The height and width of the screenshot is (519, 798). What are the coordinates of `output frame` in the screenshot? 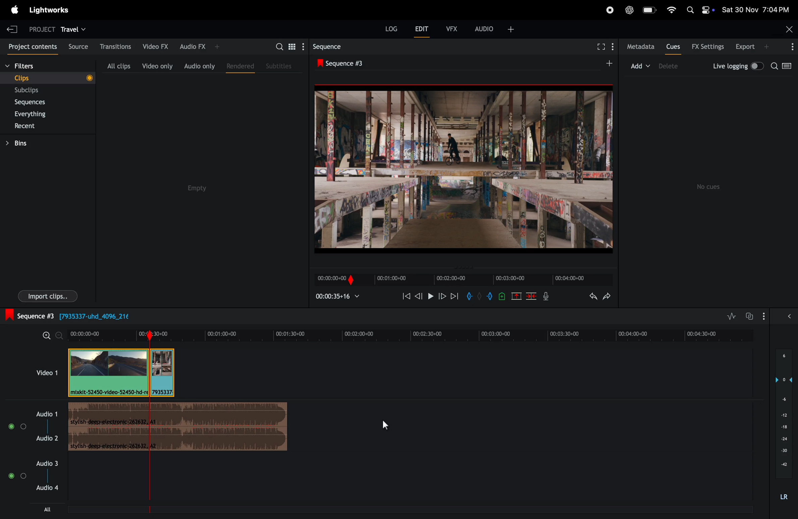 It's located at (465, 168).